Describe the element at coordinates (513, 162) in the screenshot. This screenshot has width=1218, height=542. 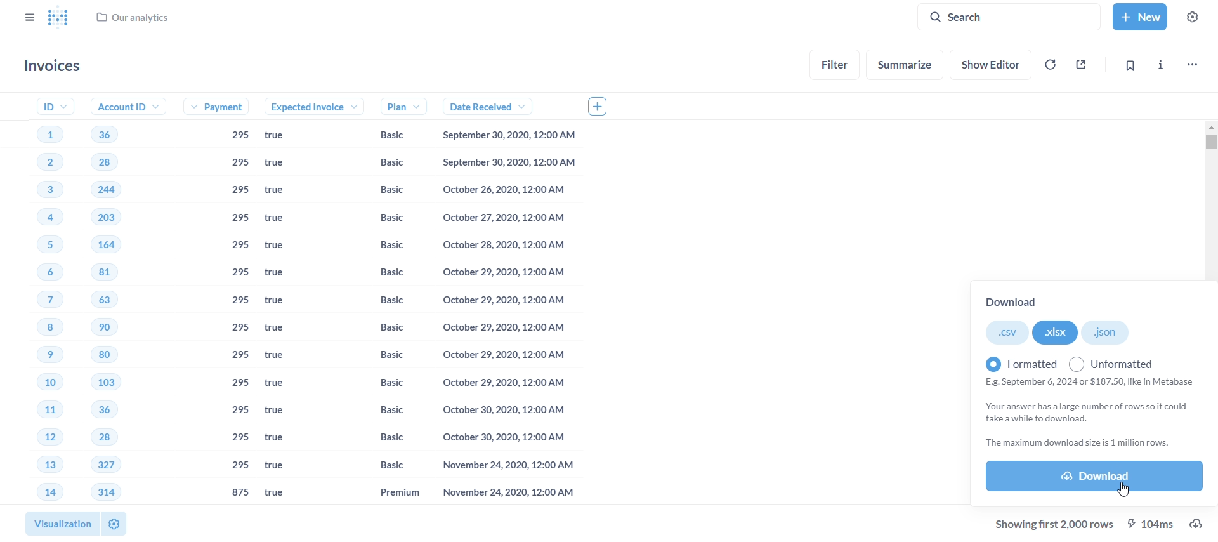
I see `September 30,2020, 12:00 AM` at that location.